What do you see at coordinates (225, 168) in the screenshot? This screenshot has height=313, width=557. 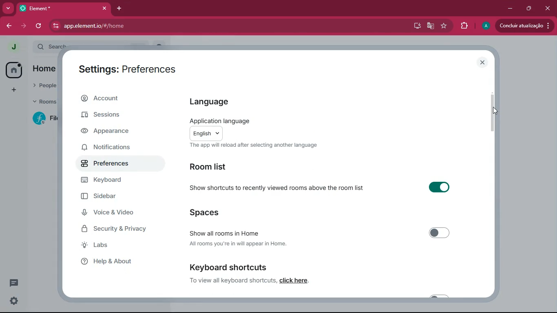 I see `room list` at bounding box center [225, 168].